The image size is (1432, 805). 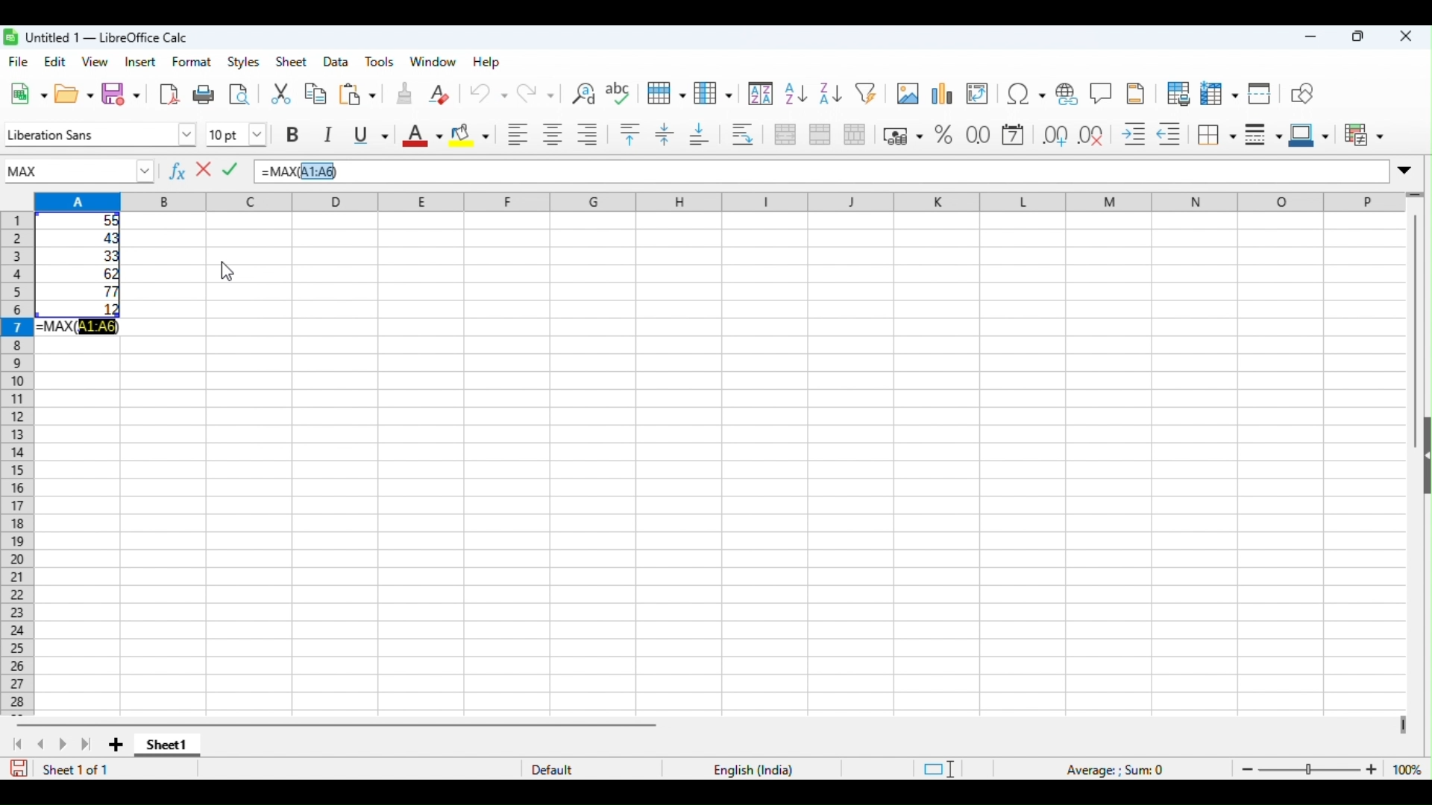 I want to click on add decimal place, so click(x=1052, y=135).